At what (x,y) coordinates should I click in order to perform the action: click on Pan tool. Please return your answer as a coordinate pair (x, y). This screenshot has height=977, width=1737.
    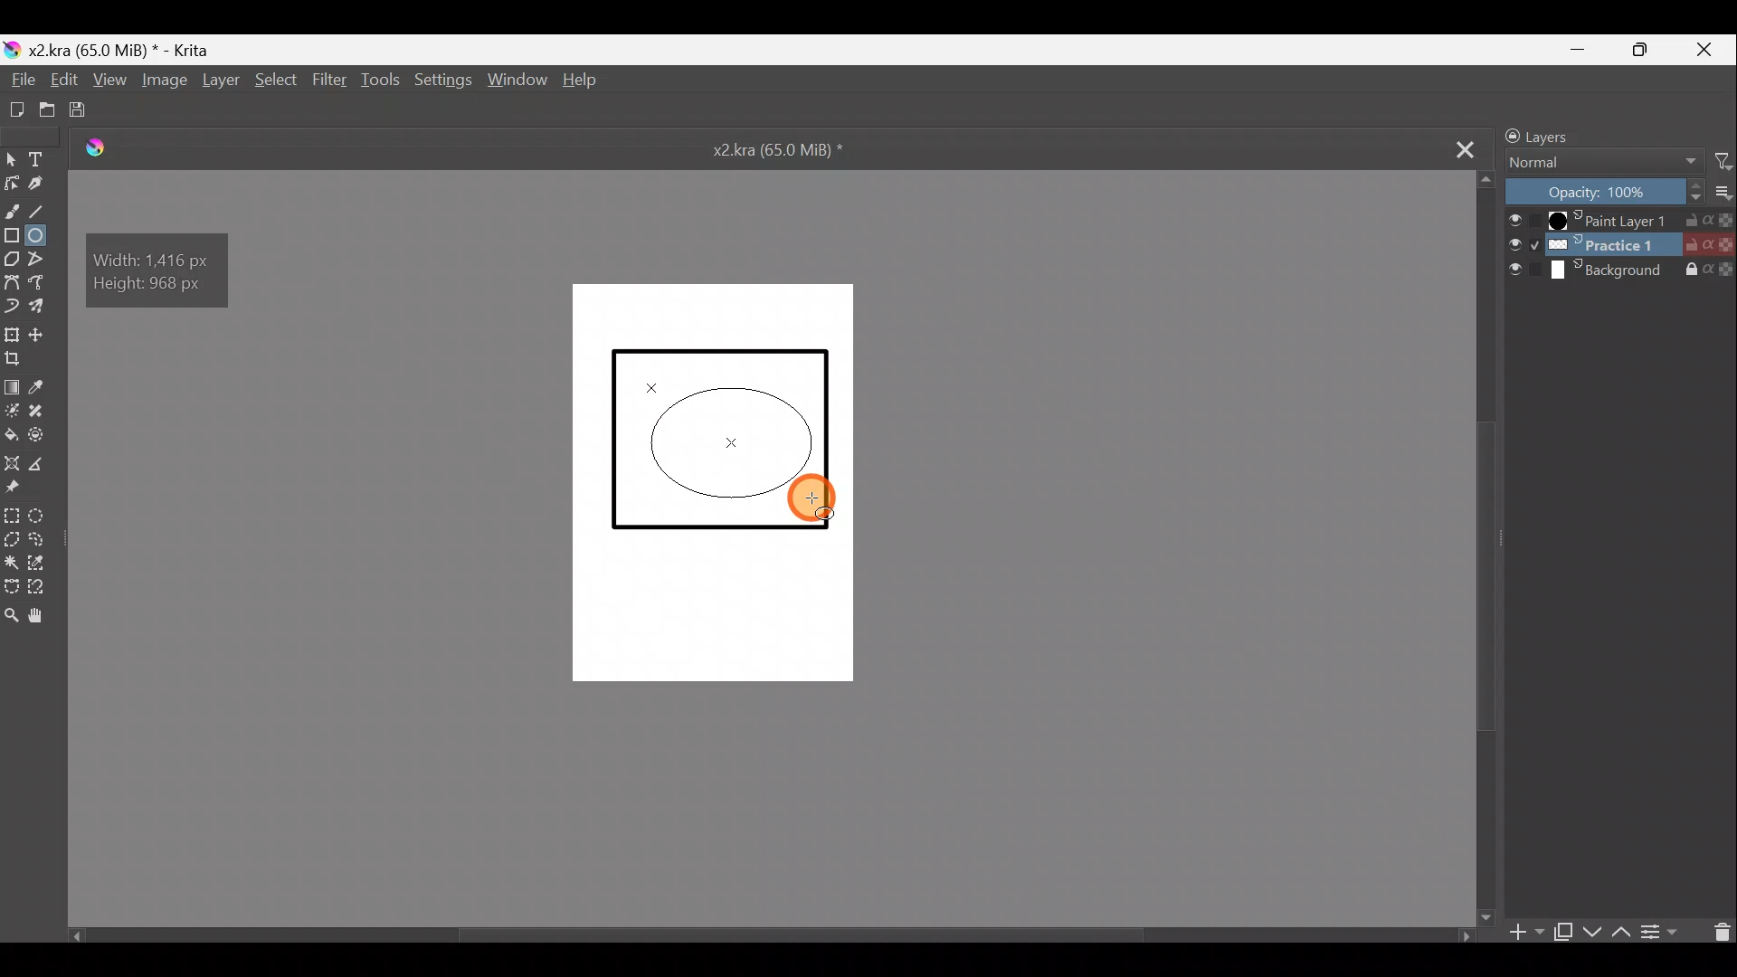
    Looking at the image, I should click on (46, 615).